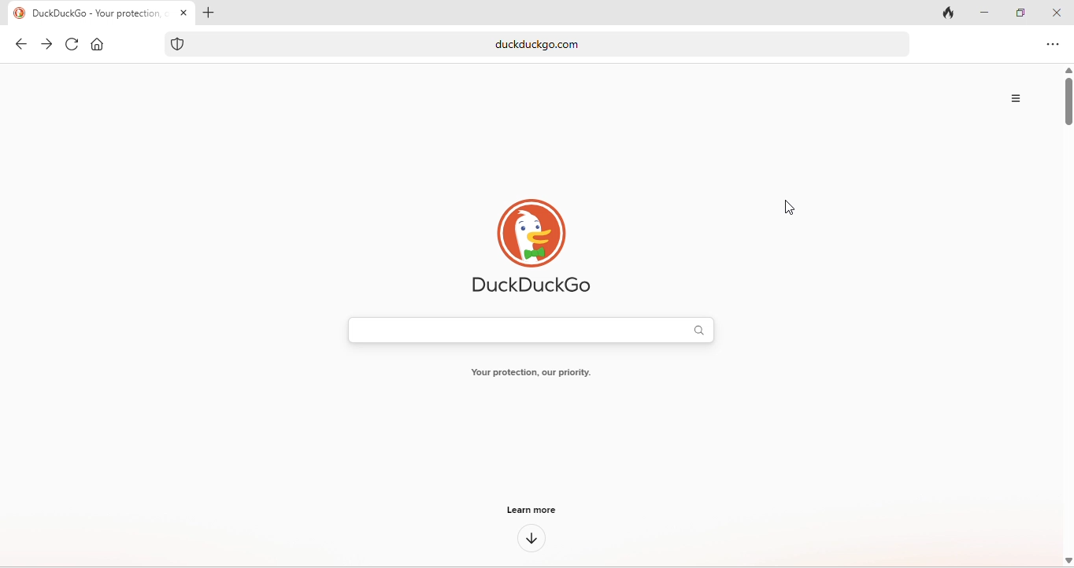 This screenshot has width=1074, height=568. What do you see at coordinates (1019, 13) in the screenshot?
I see `maximize` at bounding box center [1019, 13].